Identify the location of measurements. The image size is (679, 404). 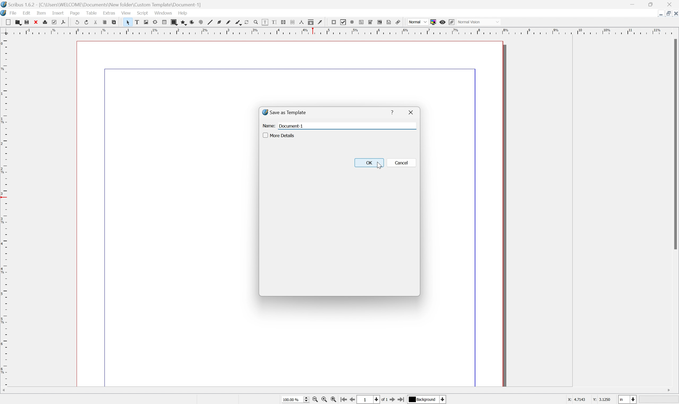
(302, 22).